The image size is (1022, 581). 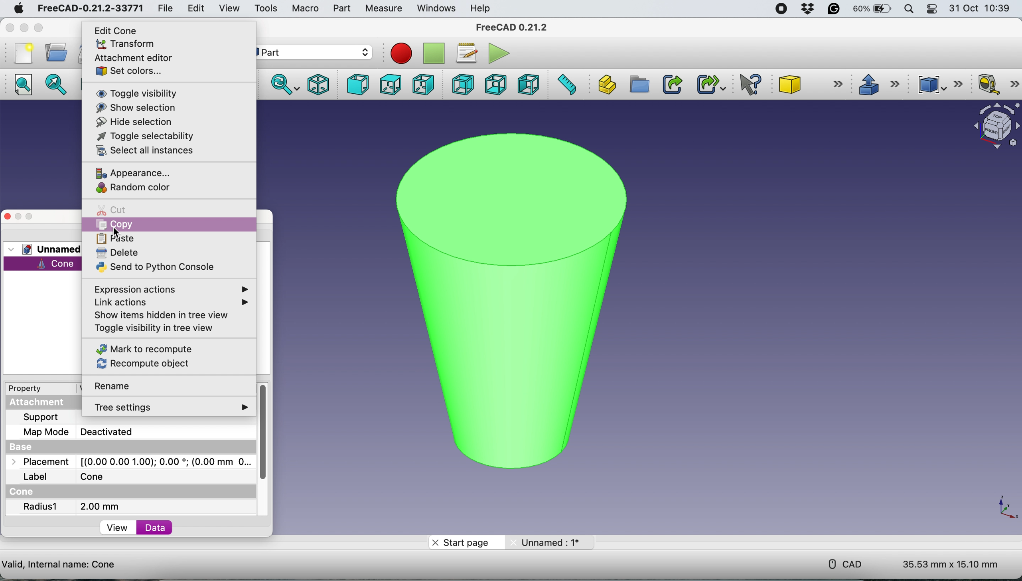 What do you see at coordinates (462, 85) in the screenshot?
I see `rear` at bounding box center [462, 85].